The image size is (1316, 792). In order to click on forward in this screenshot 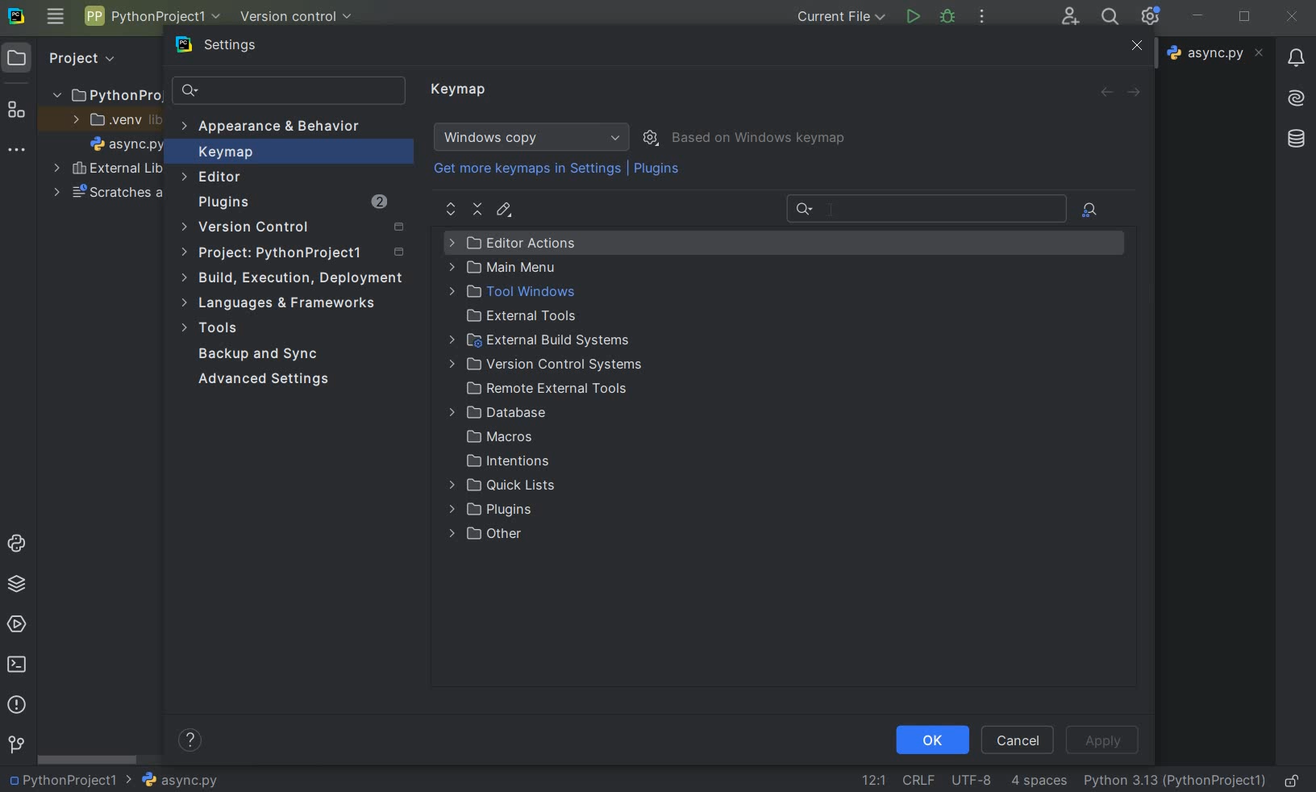, I will do `click(1137, 93)`.